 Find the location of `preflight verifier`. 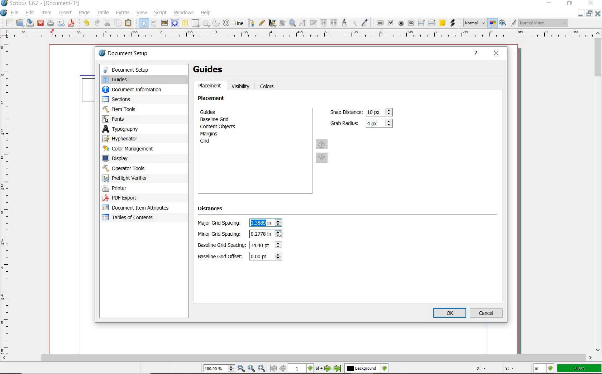

preflight verifier is located at coordinates (61, 24).